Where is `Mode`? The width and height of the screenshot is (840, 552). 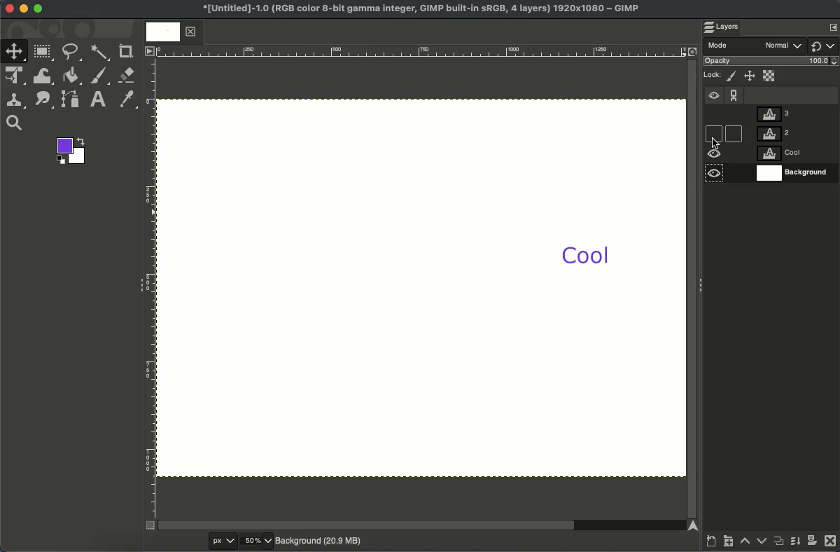
Mode is located at coordinates (756, 46).